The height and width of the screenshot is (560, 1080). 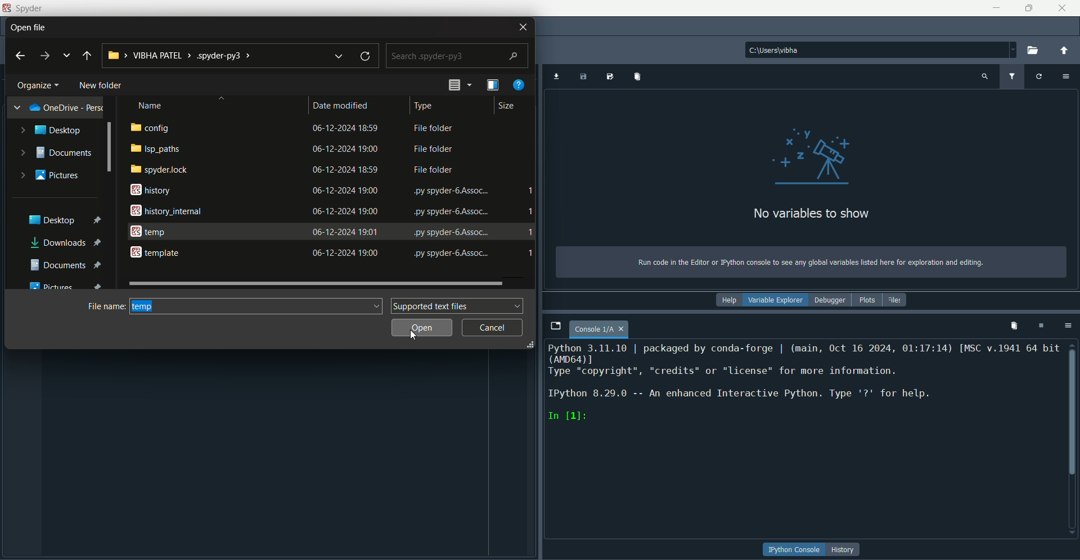 What do you see at coordinates (66, 264) in the screenshot?
I see `documents` at bounding box center [66, 264].